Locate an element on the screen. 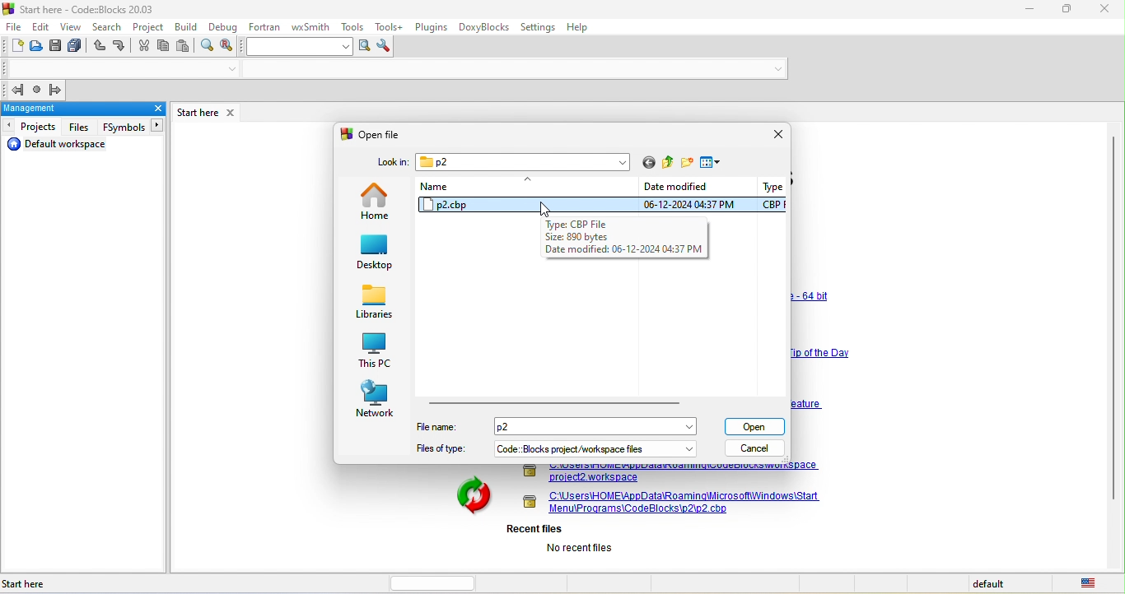  last jump is located at coordinates (40, 90).